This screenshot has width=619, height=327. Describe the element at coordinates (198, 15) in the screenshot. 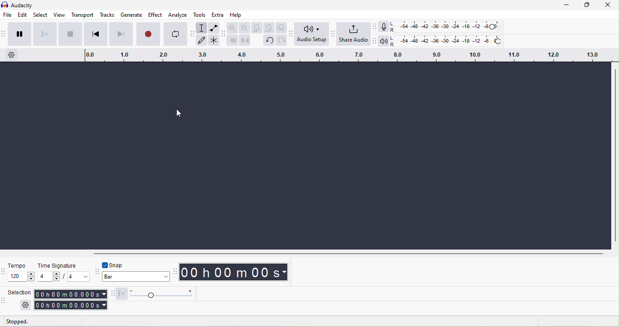

I see `tools` at that location.